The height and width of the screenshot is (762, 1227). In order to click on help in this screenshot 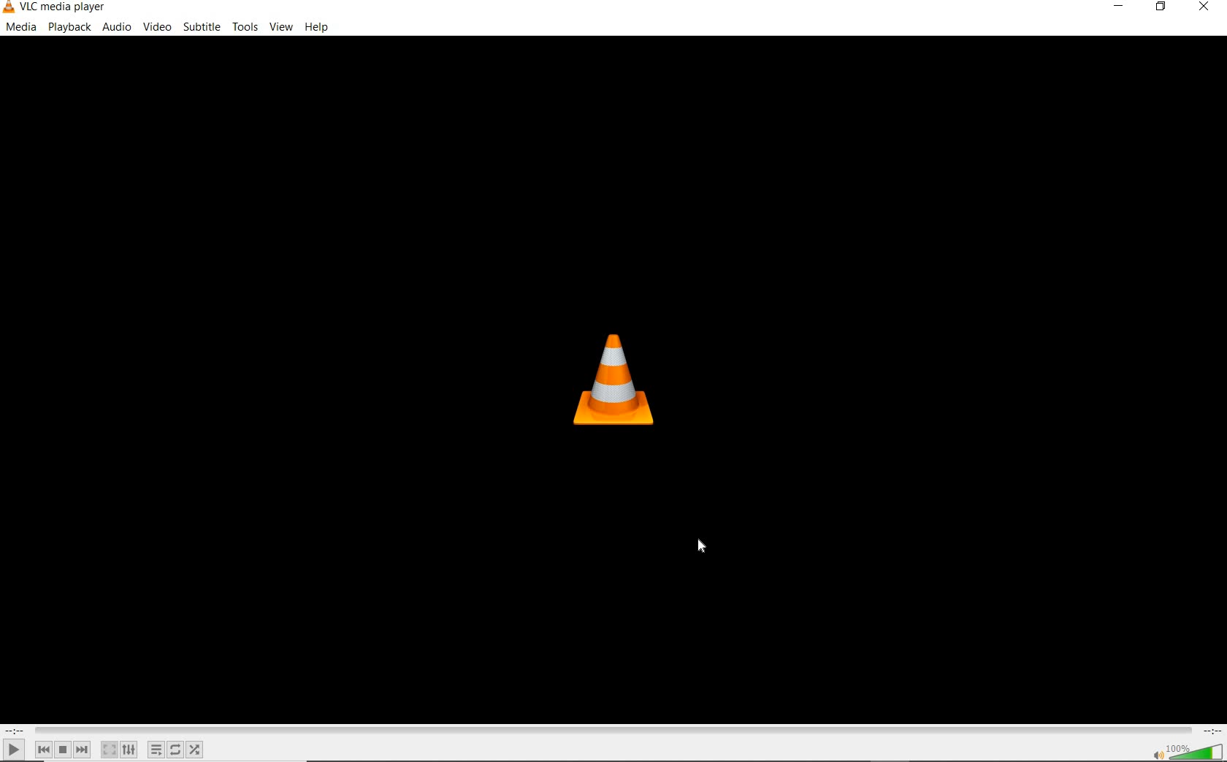, I will do `click(317, 28)`.